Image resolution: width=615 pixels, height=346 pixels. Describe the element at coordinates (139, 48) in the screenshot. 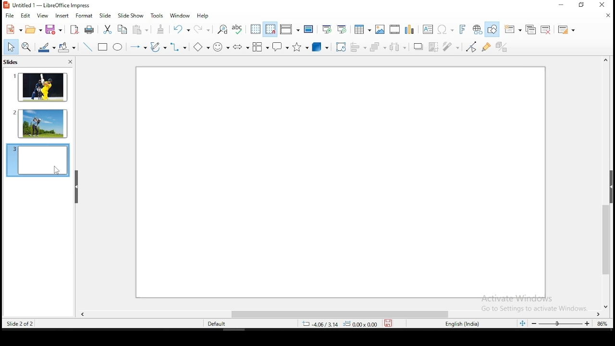

I see `lines and arrows` at that location.